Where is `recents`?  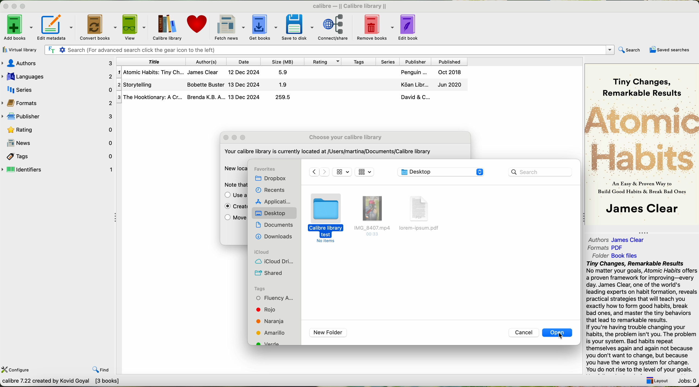 recents is located at coordinates (269, 191).